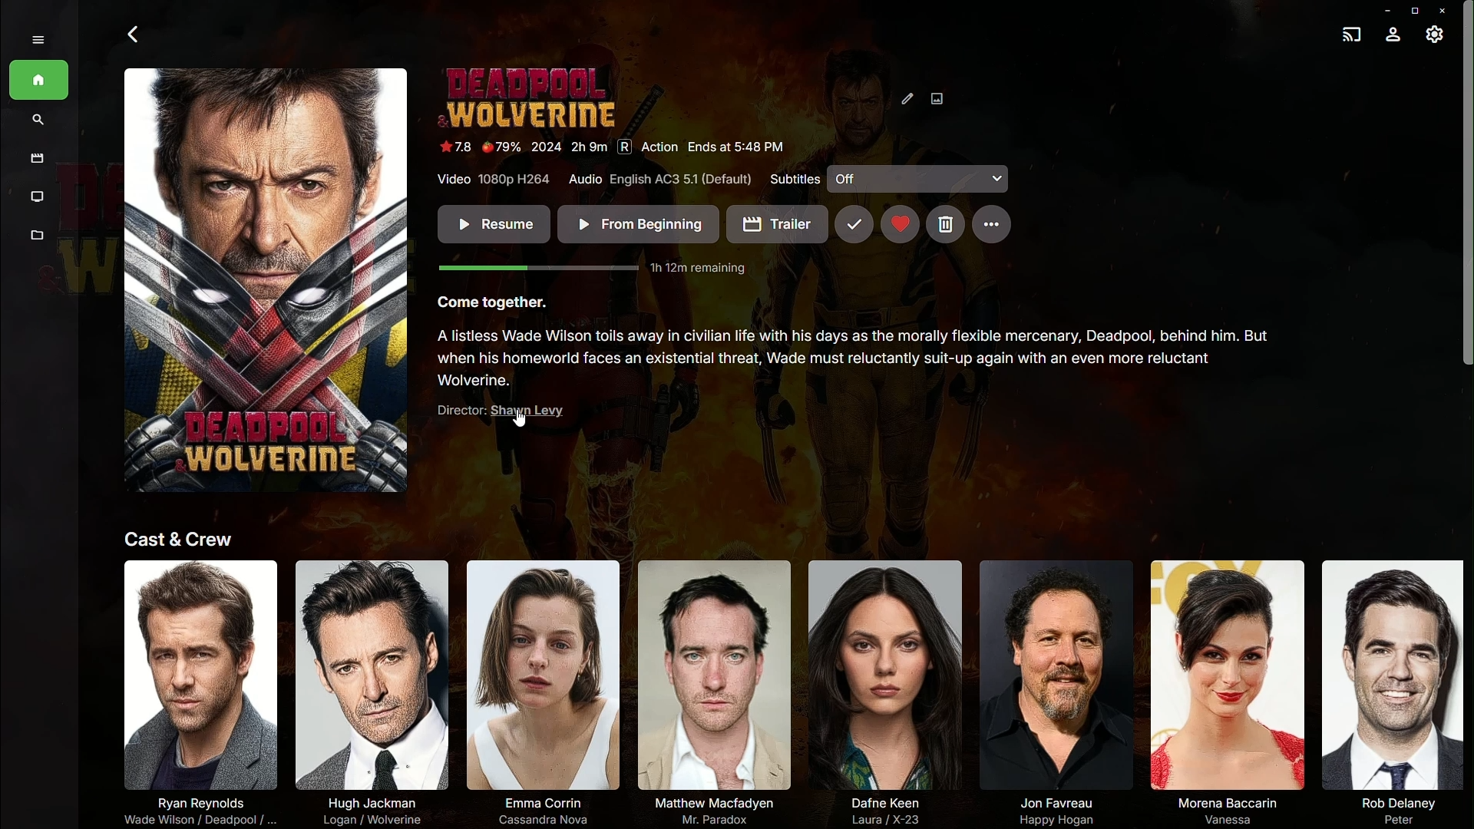 The width and height of the screenshot is (1474, 829). I want to click on Delete, so click(943, 223).